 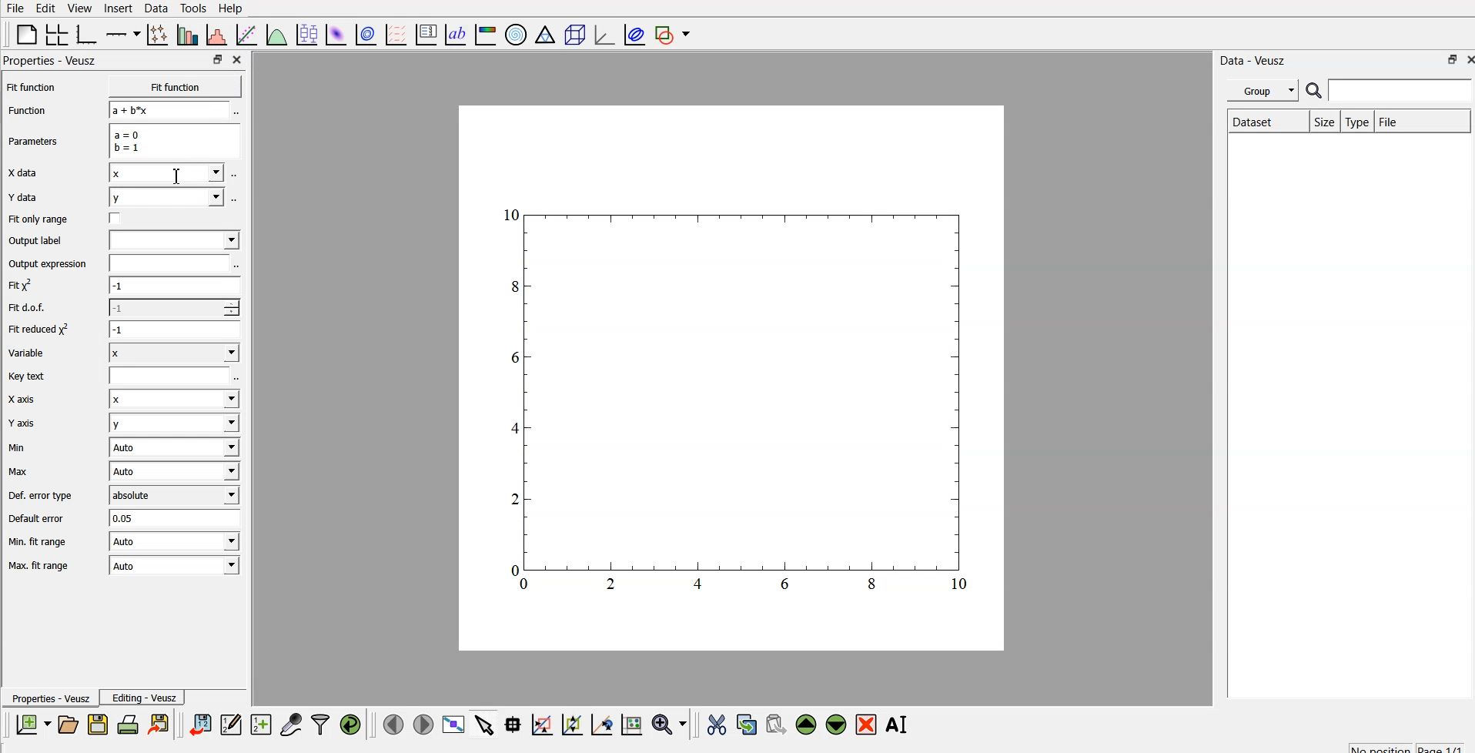 I want to click on x , so click(x=167, y=173).